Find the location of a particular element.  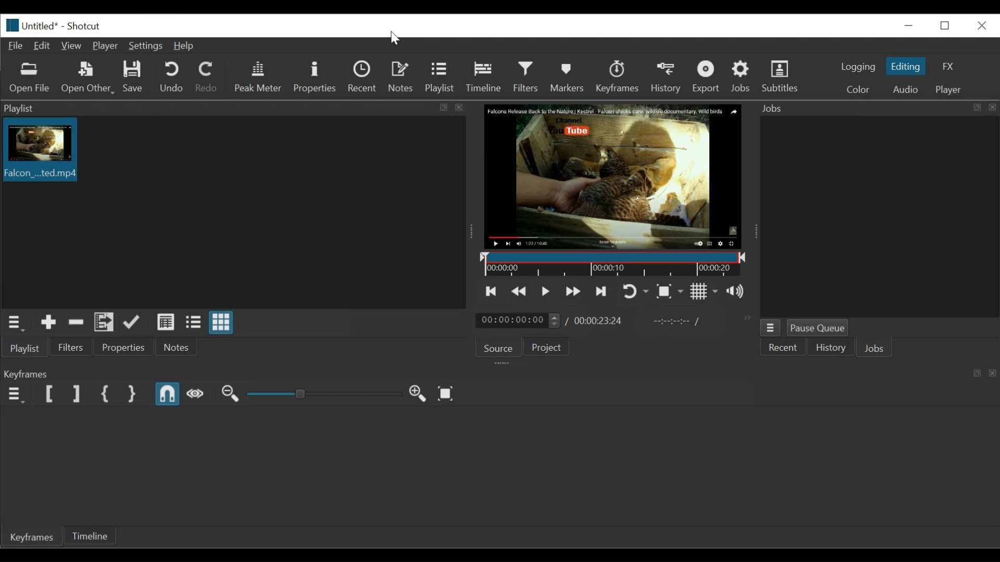

Play quickly forward is located at coordinates (574, 291).